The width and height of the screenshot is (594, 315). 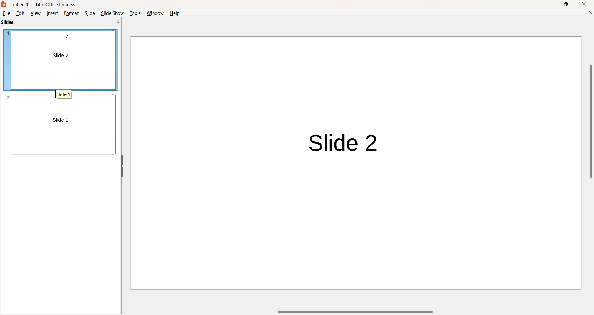 I want to click on close, so click(x=585, y=5).